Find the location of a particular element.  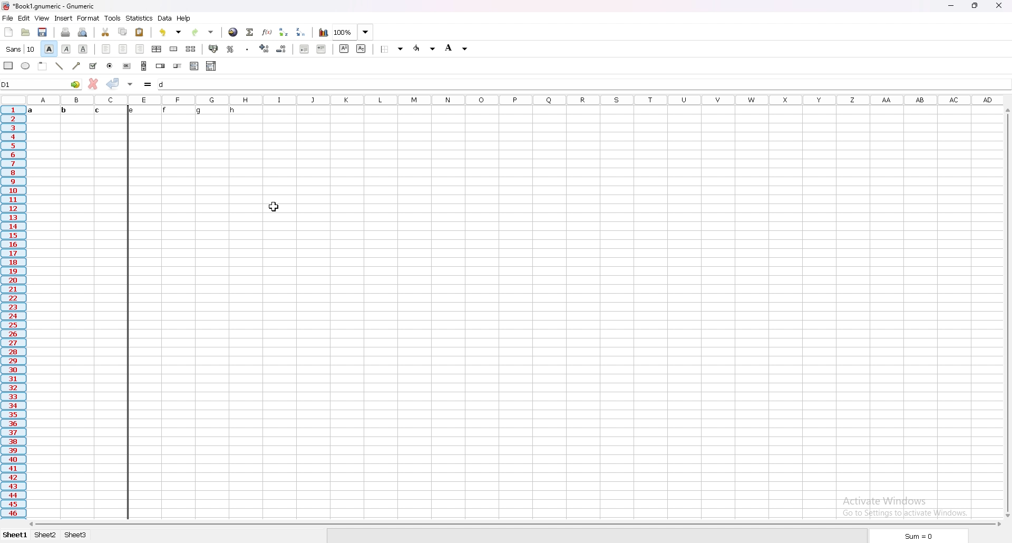

accept changes in all cells is located at coordinates (131, 85).